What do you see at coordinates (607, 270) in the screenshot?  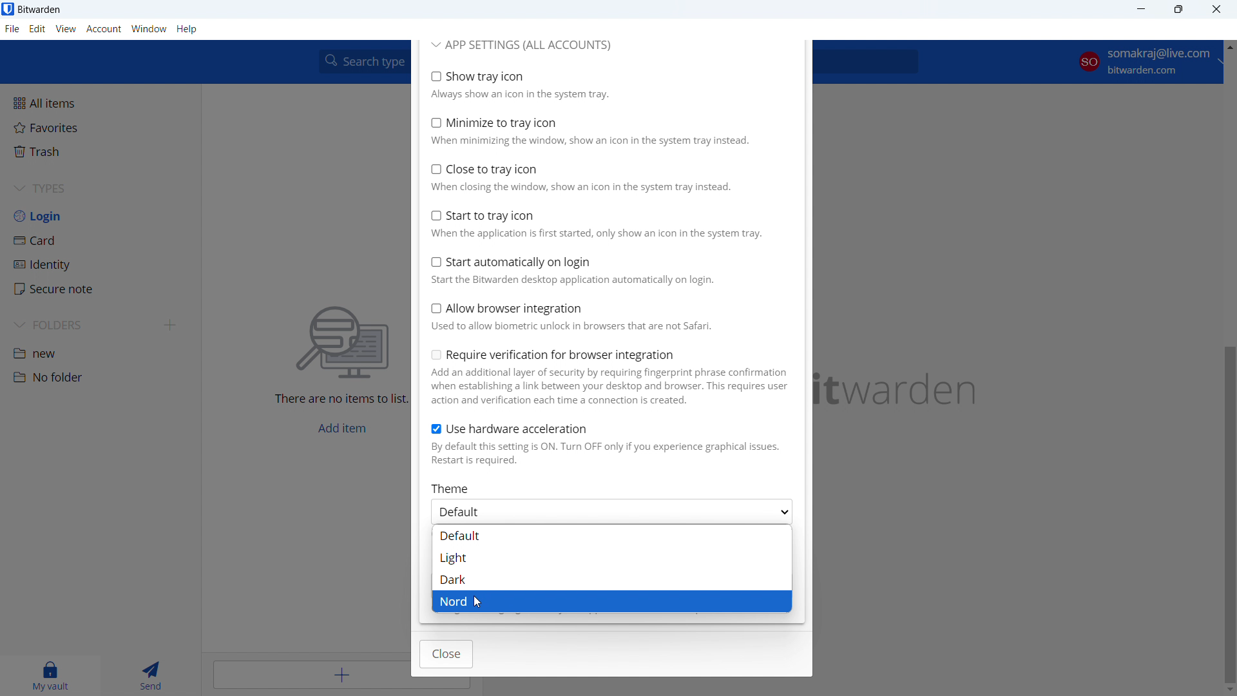 I see `start automatically on login` at bounding box center [607, 270].